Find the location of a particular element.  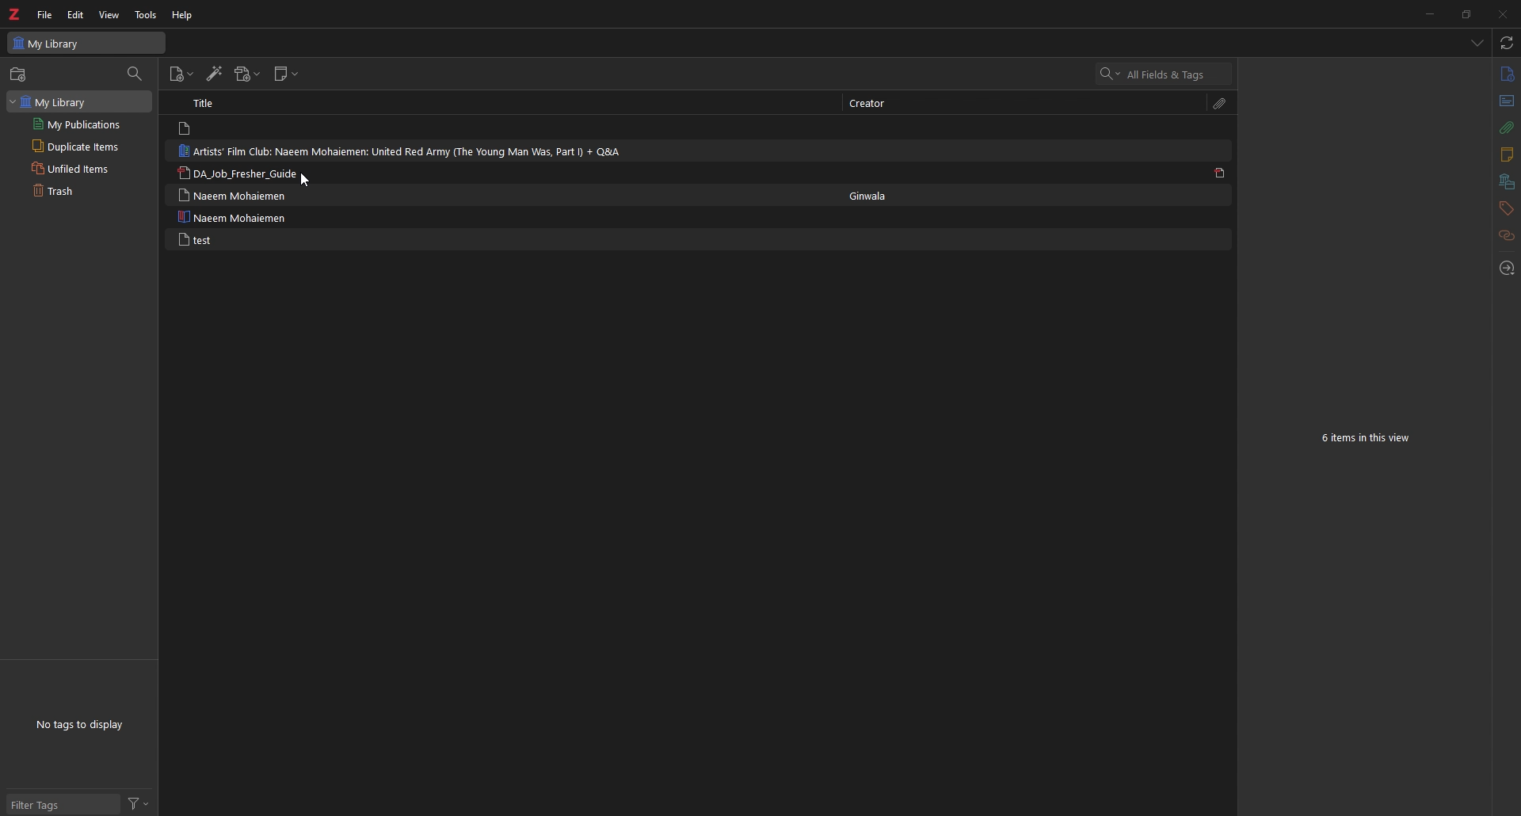

note is located at coordinates (253, 215).